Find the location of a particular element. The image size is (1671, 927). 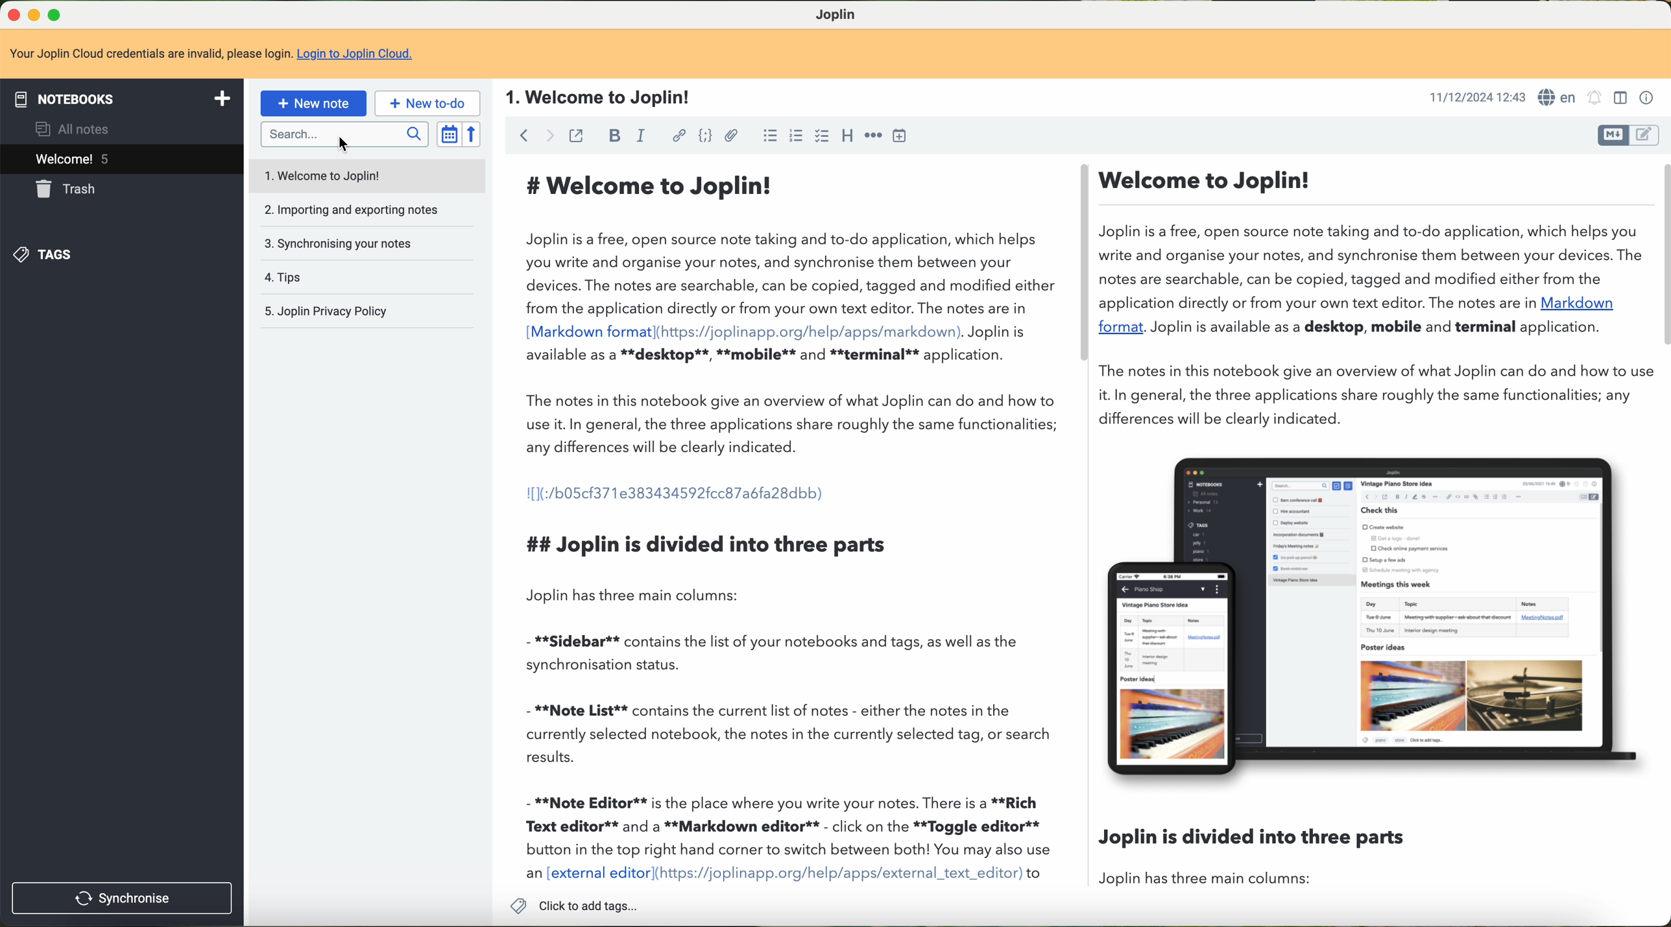

synchronising your notes is located at coordinates (367, 243).